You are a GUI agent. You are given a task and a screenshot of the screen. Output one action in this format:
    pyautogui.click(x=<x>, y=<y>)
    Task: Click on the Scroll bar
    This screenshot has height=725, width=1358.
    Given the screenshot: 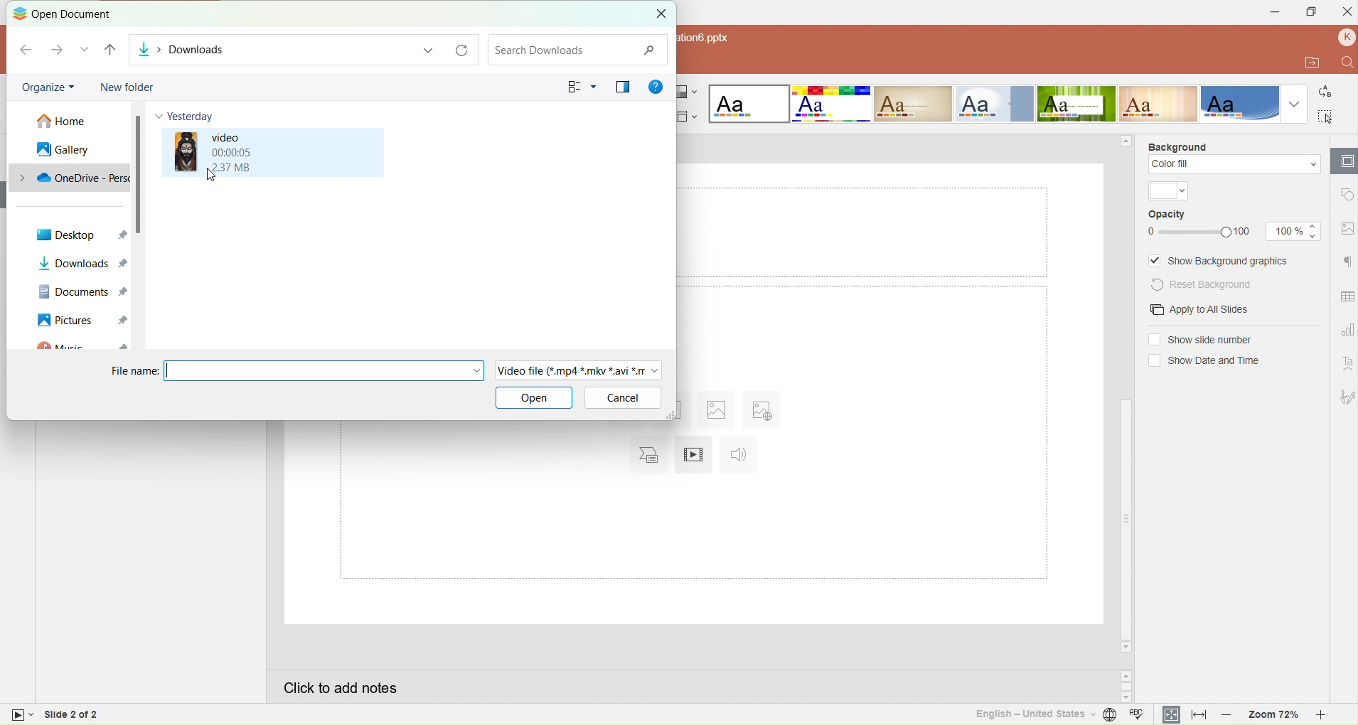 What is the action you would take?
    pyautogui.click(x=141, y=173)
    